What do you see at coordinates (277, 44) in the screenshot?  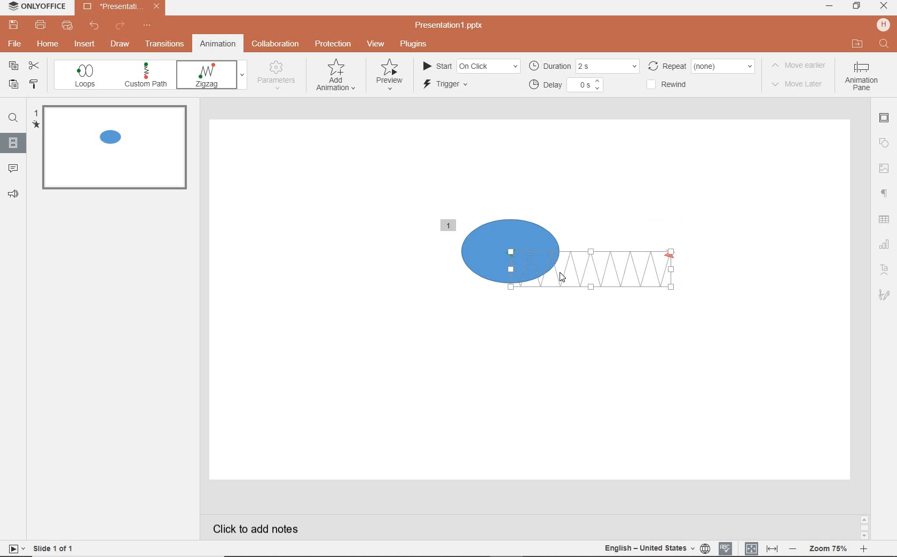 I see `collaboration` at bounding box center [277, 44].